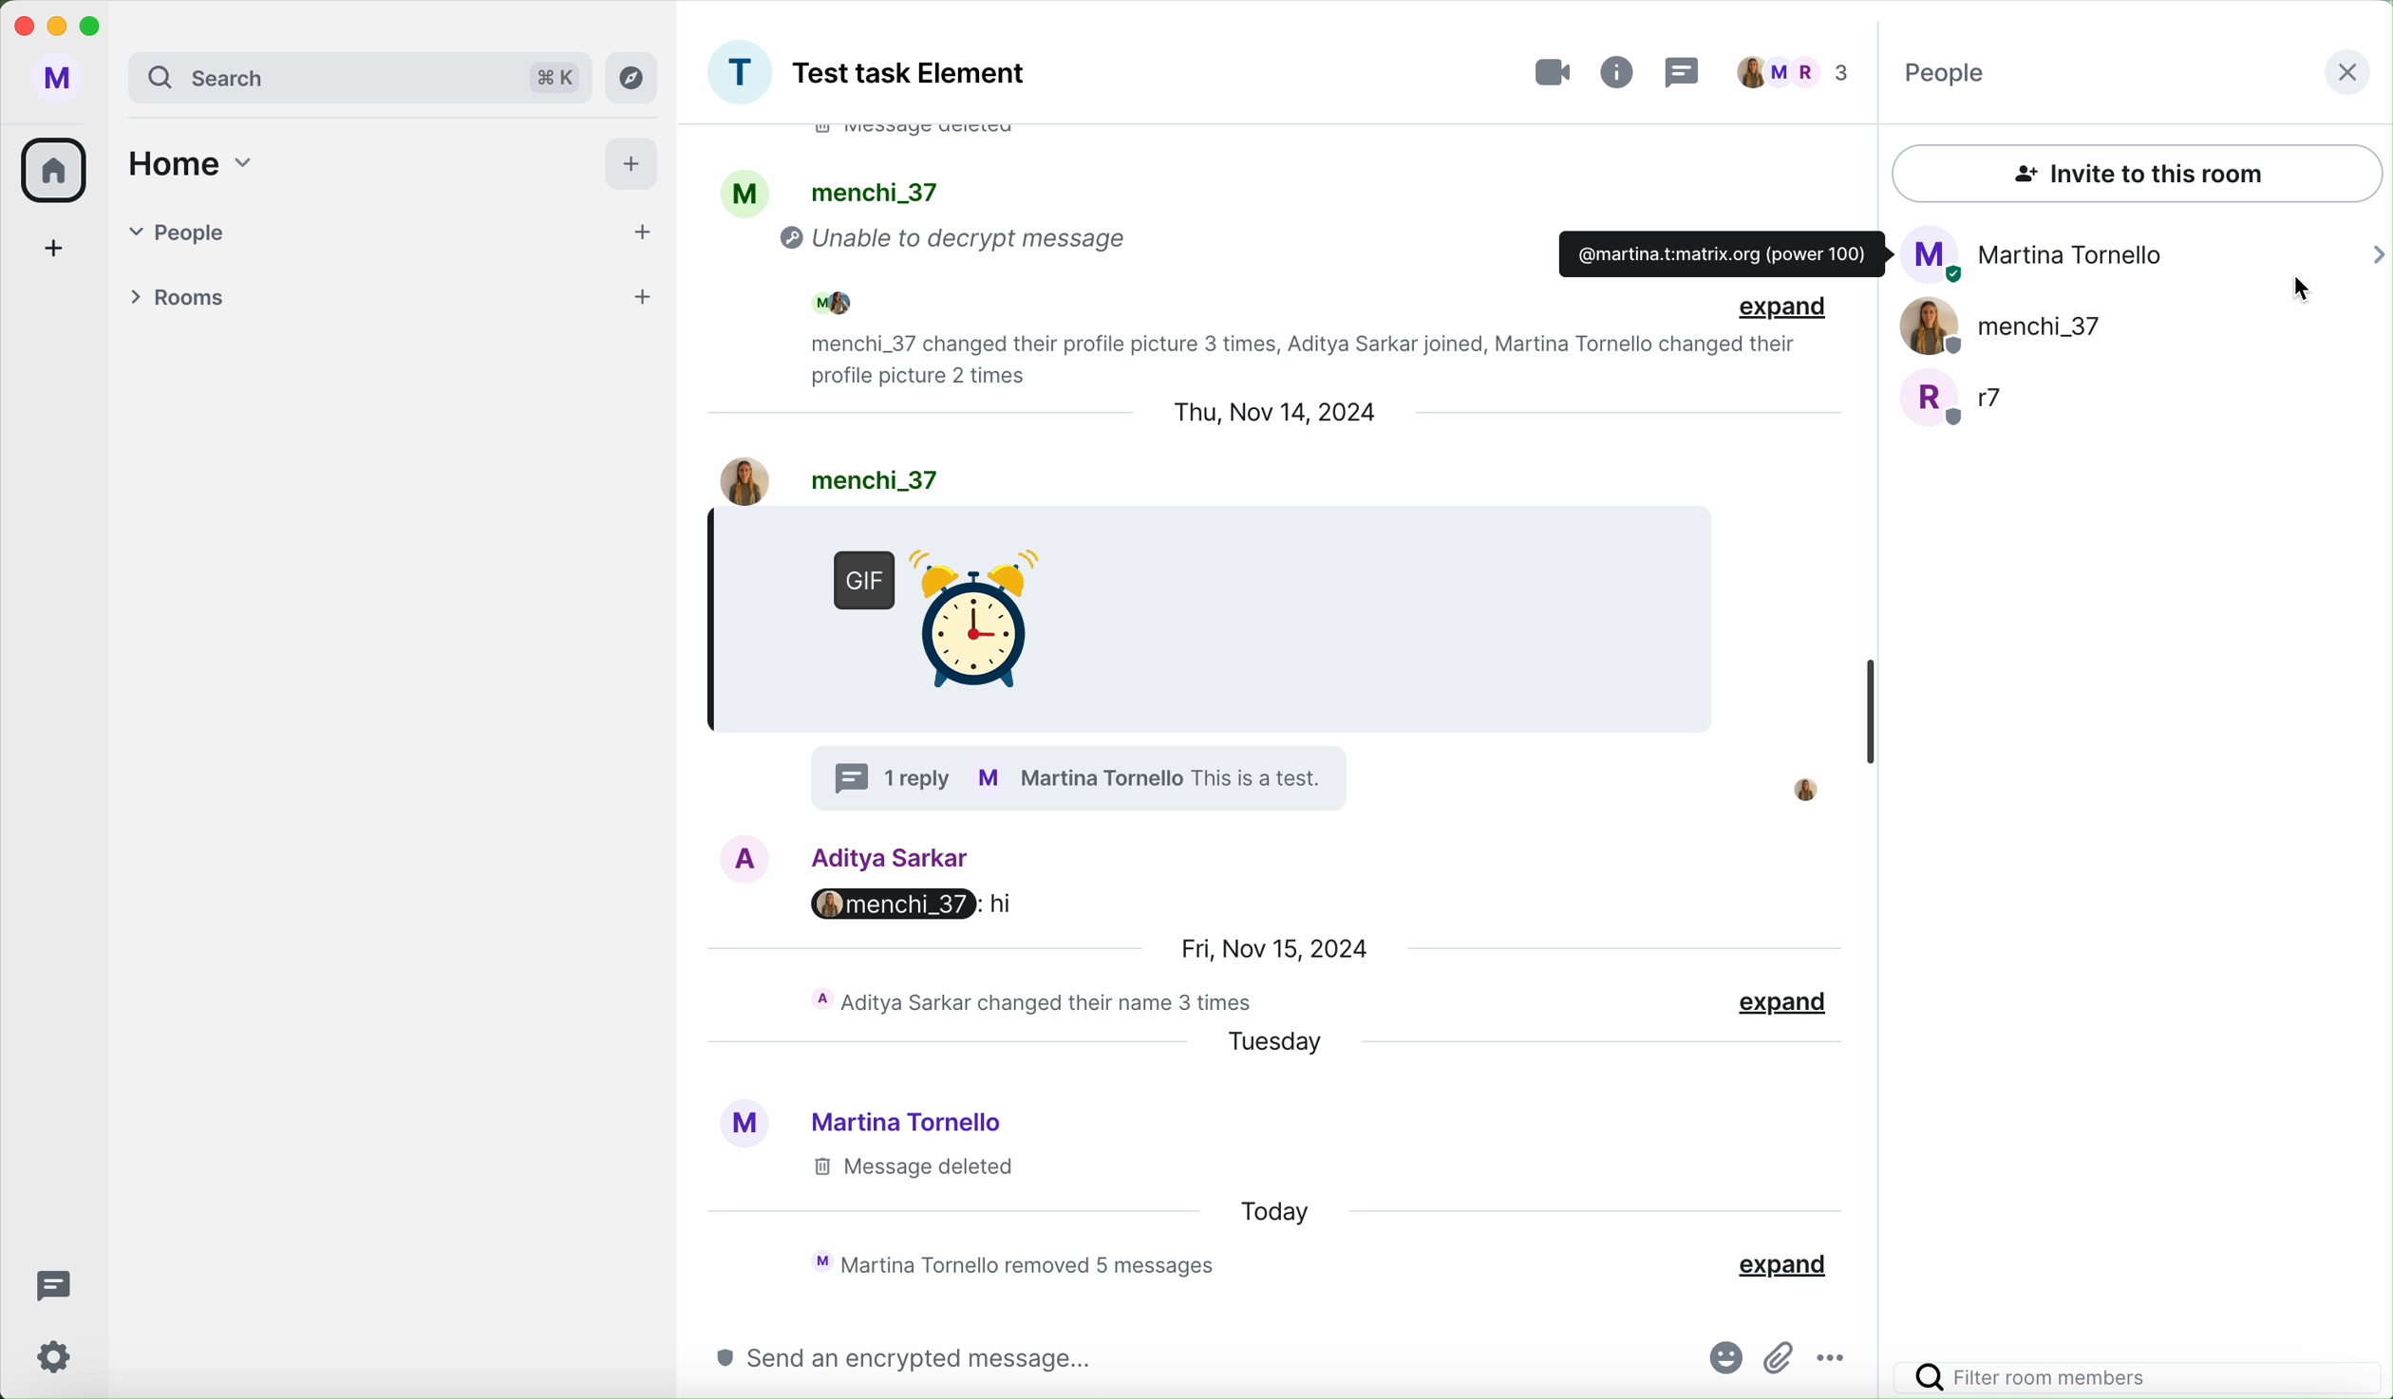  What do you see at coordinates (875, 191) in the screenshot?
I see `people` at bounding box center [875, 191].